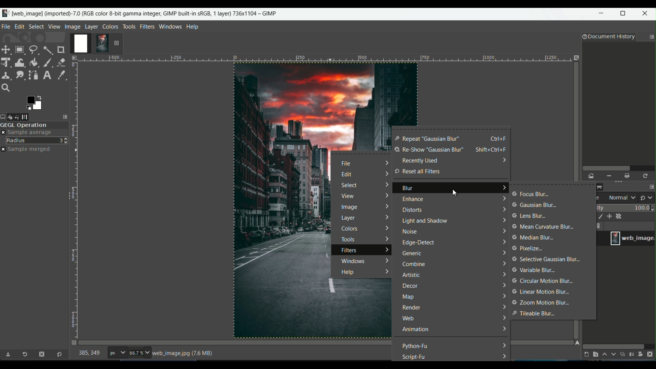 This screenshot has height=369, width=656. I want to click on filter tab, so click(147, 26).